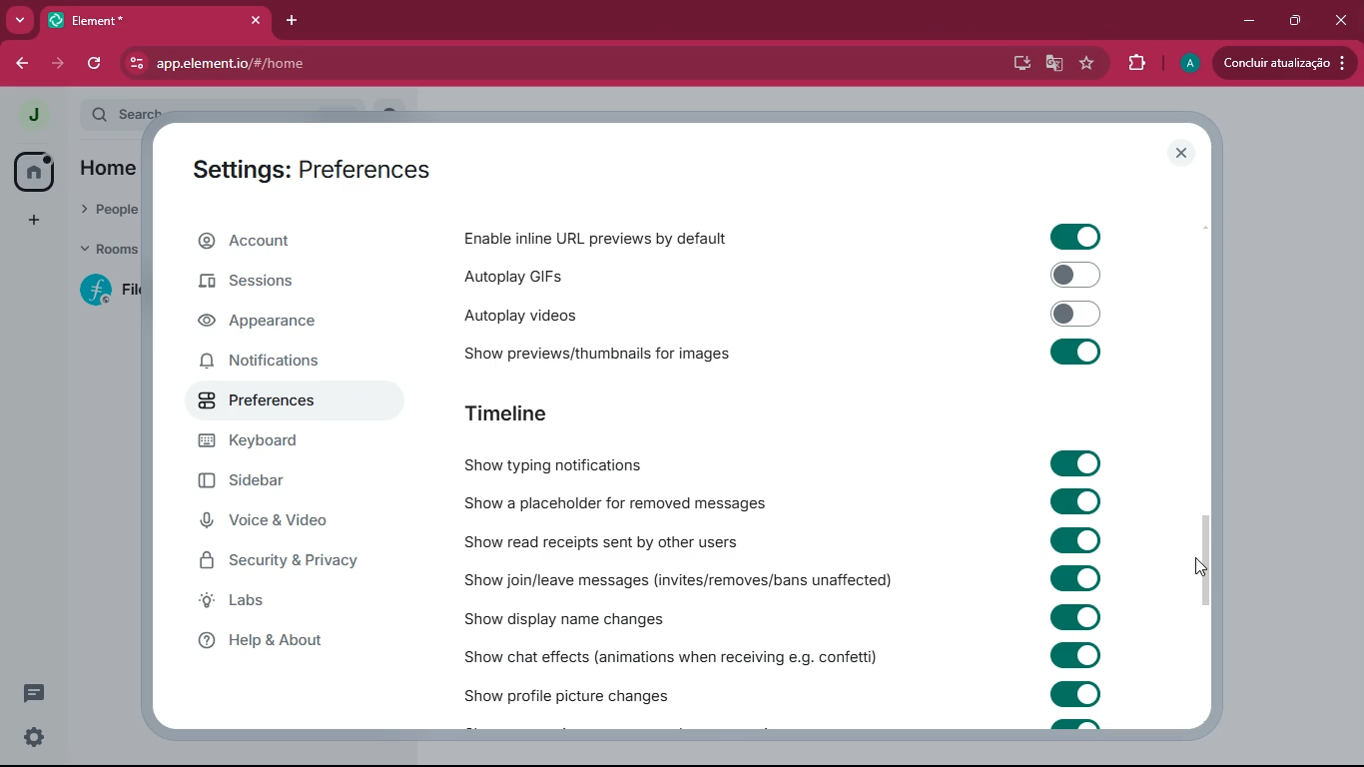 The height and width of the screenshot is (767, 1364). What do you see at coordinates (1076, 463) in the screenshot?
I see `toggle on/off` at bounding box center [1076, 463].